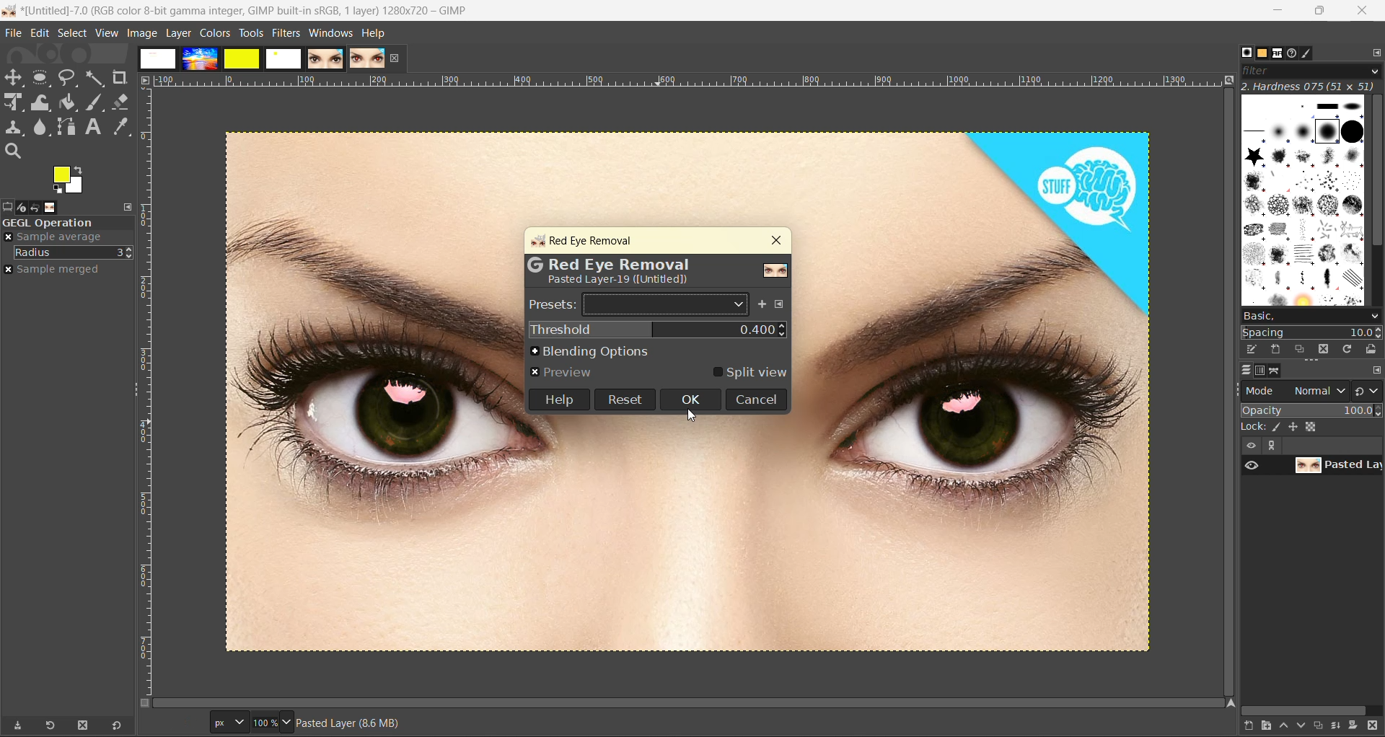  What do you see at coordinates (661, 329) in the screenshot?
I see `threshold` at bounding box center [661, 329].